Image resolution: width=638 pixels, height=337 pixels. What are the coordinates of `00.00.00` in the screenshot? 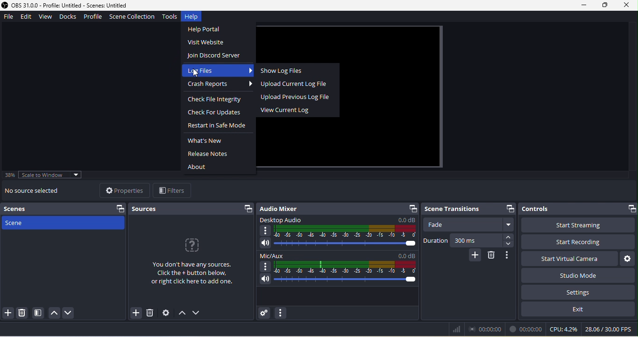 It's located at (528, 329).